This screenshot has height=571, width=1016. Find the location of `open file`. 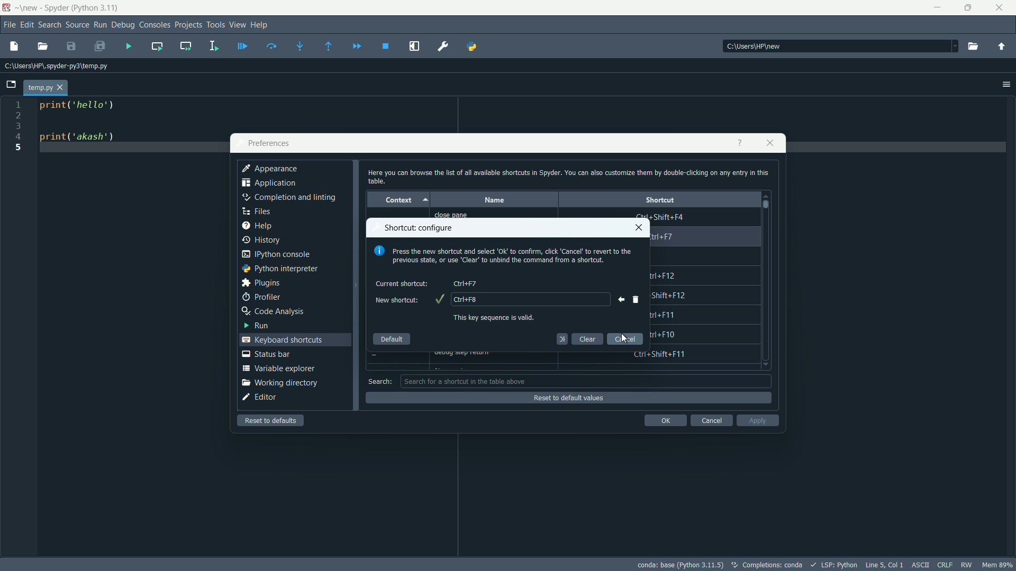

open file is located at coordinates (42, 47).